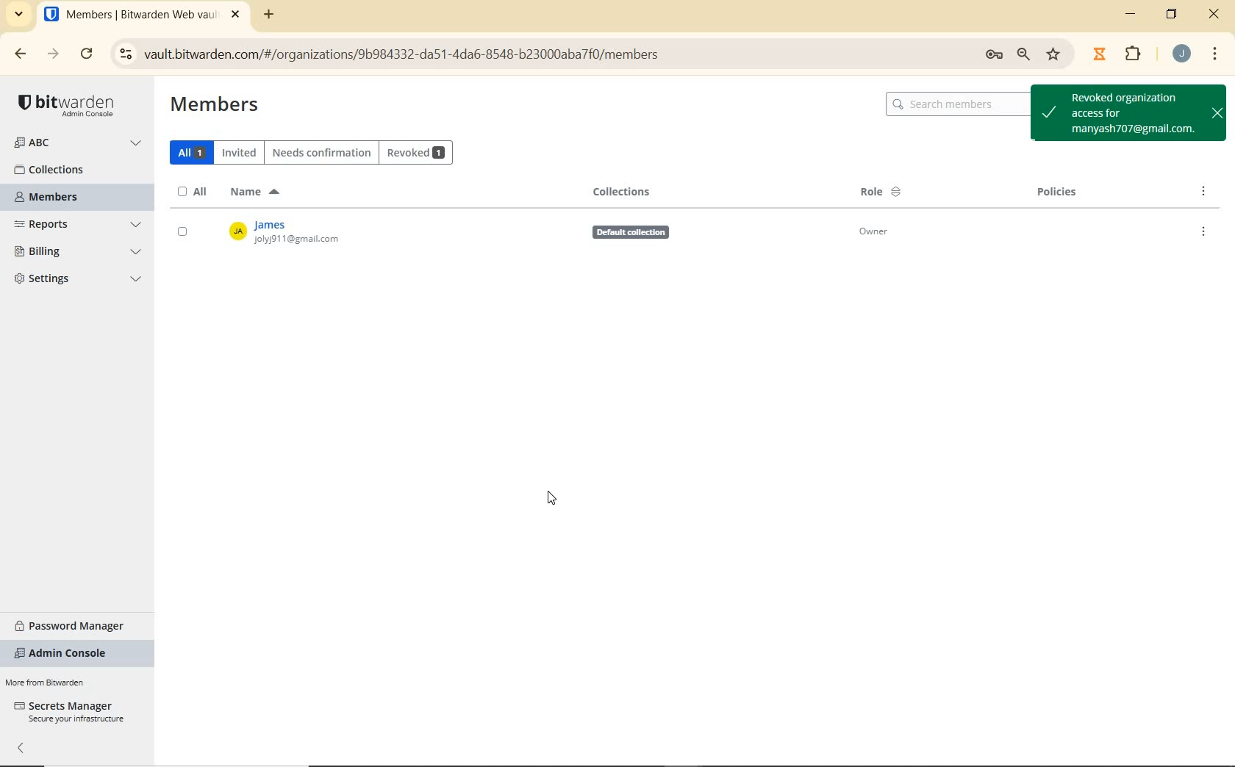 This screenshot has height=767, width=1235. Describe the element at coordinates (1114, 113) in the screenshot. I see `REVOKED ORGANIZATION ACCESS FOR USER` at that location.